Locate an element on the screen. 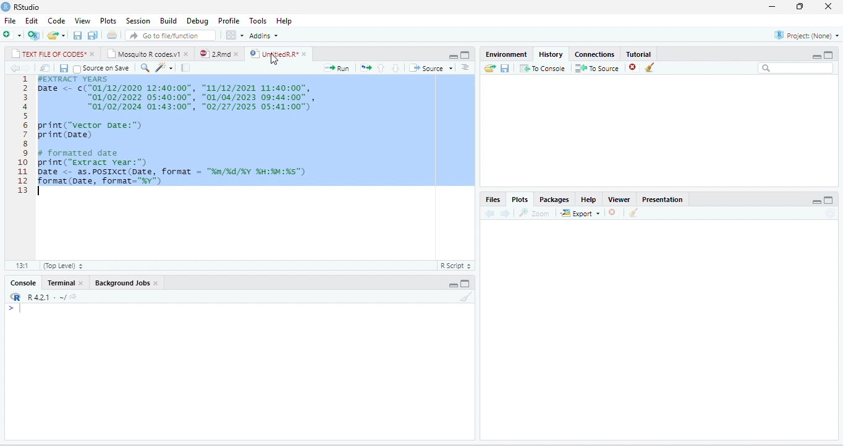 The height and width of the screenshot is (446, 843). print is located at coordinates (111, 35).